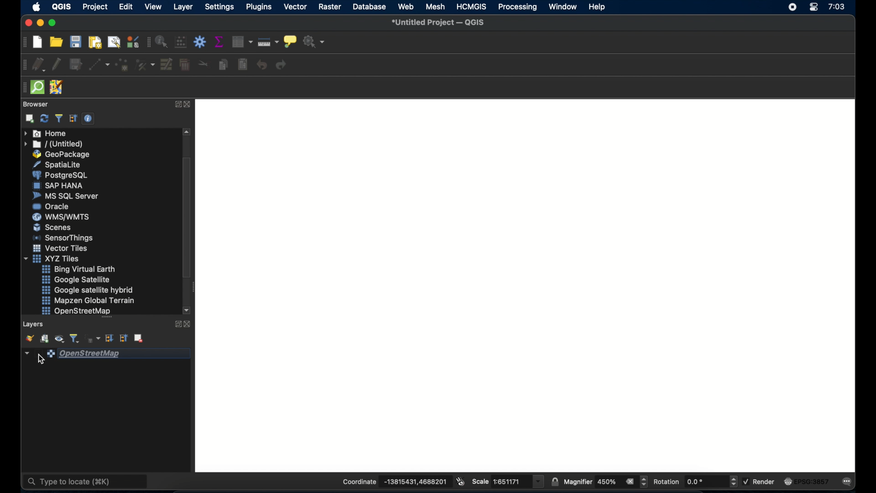 The width and height of the screenshot is (876, 493). What do you see at coordinates (38, 43) in the screenshot?
I see `new project` at bounding box center [38, 43].